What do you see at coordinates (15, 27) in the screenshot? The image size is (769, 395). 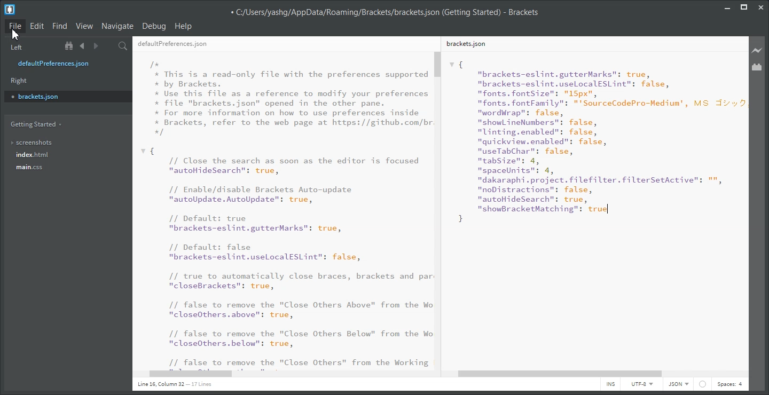 I see `File` at bounding box center [15, 27].